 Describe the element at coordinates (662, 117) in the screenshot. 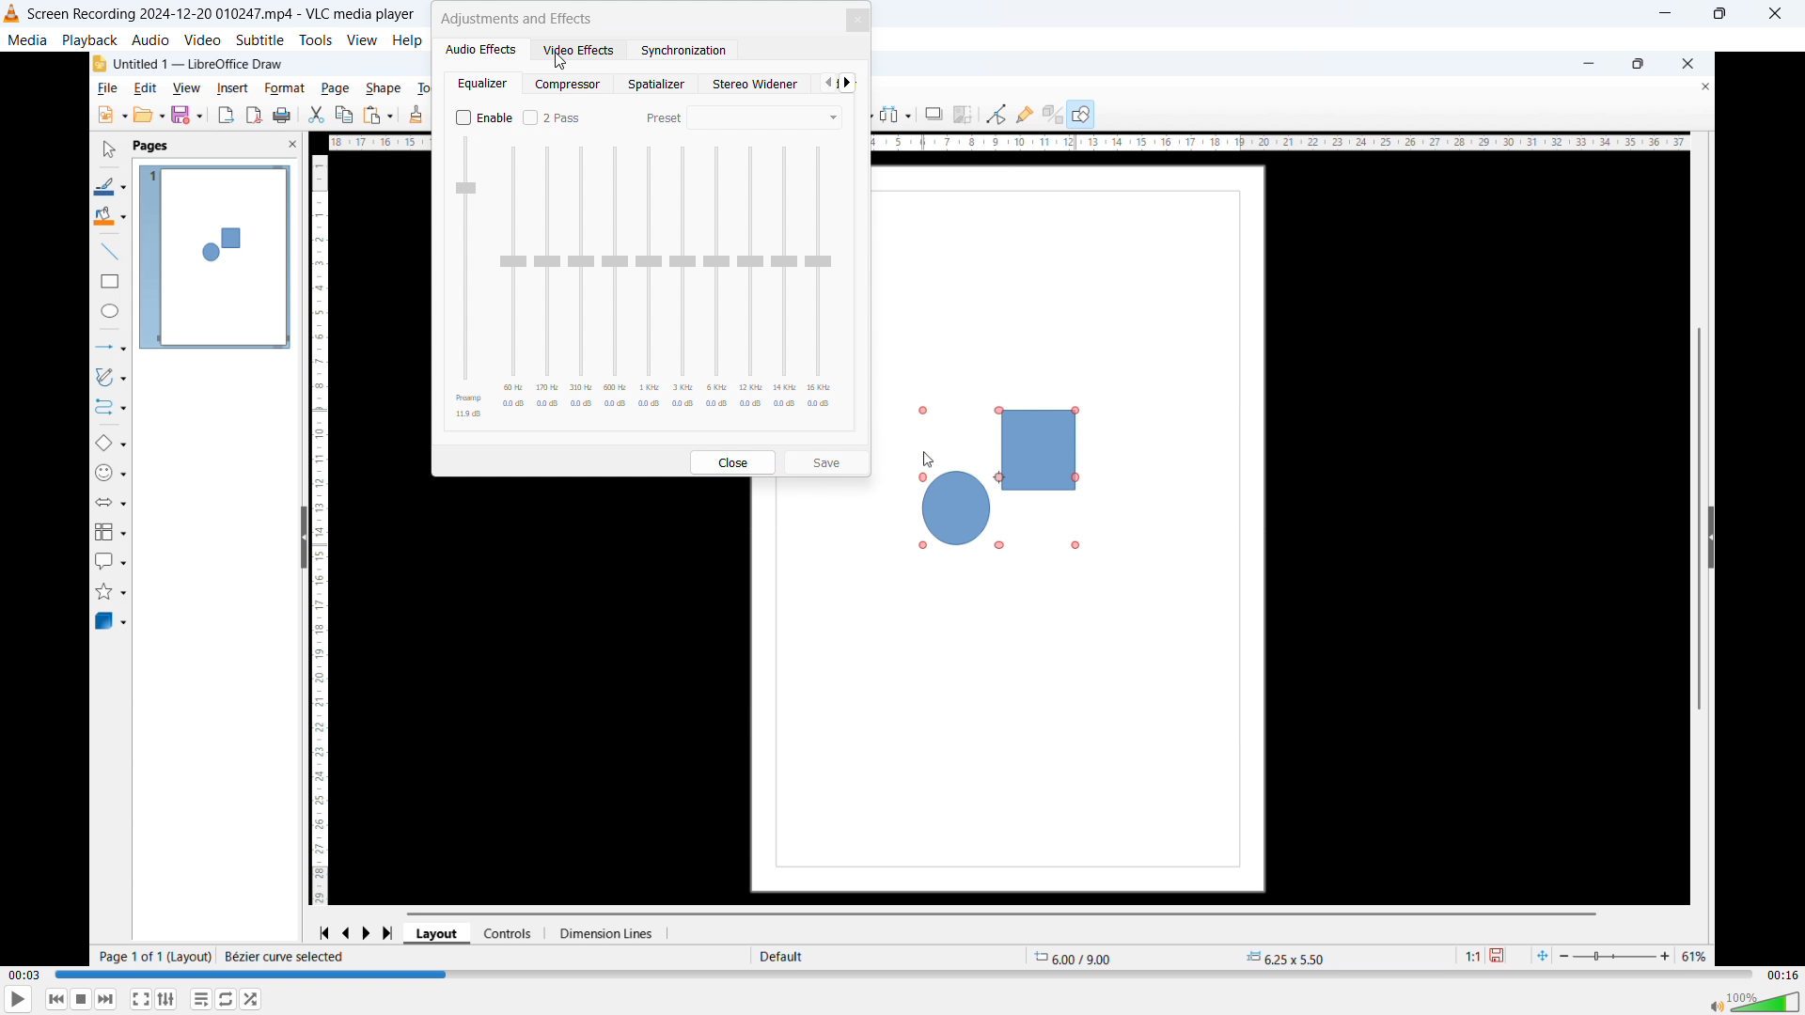

I see `Preset` at that location.